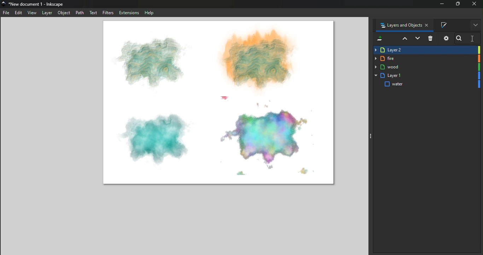  Describe the element at coordinates (417, 39) in the screenshot. I see `Lower selection one step` at that location.